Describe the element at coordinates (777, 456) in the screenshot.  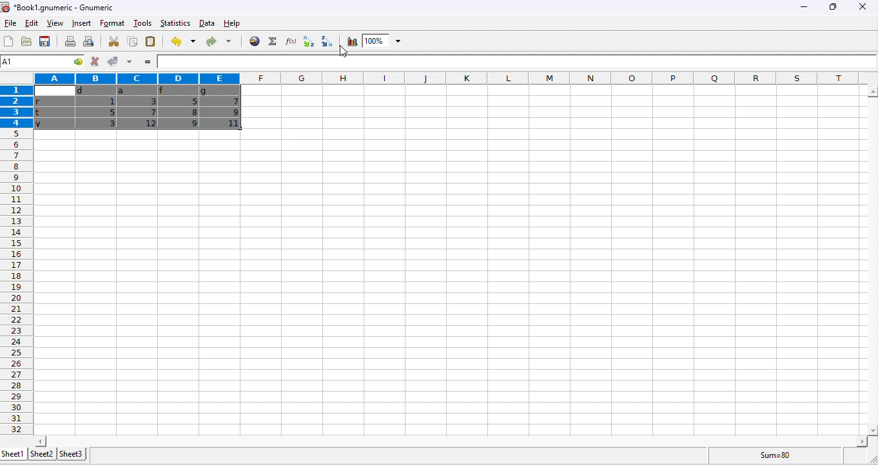
I see `sum=80` at that location.